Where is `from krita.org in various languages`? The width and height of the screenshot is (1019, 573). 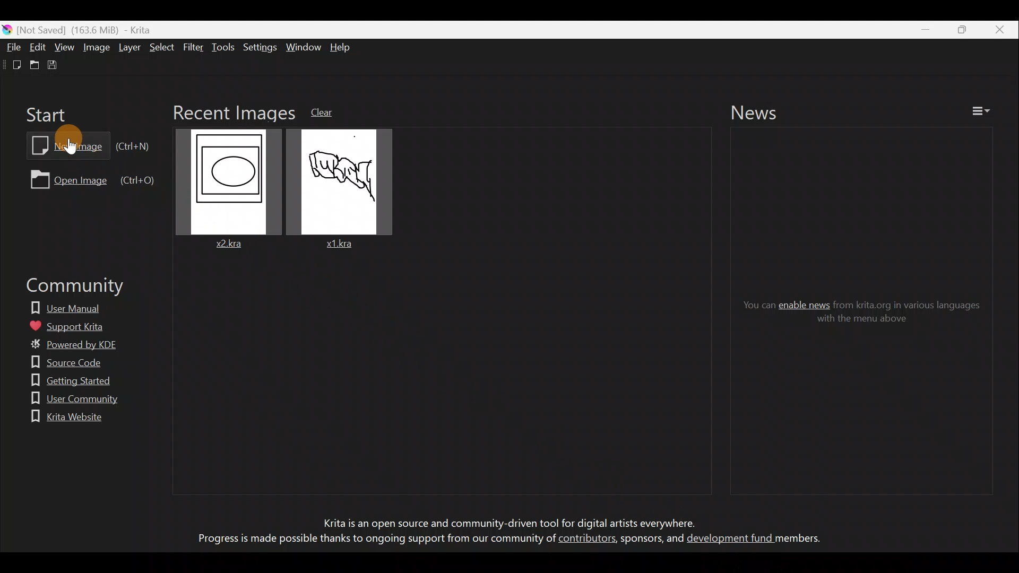 from krita.org in various languages is located at coordinates (910, 305).